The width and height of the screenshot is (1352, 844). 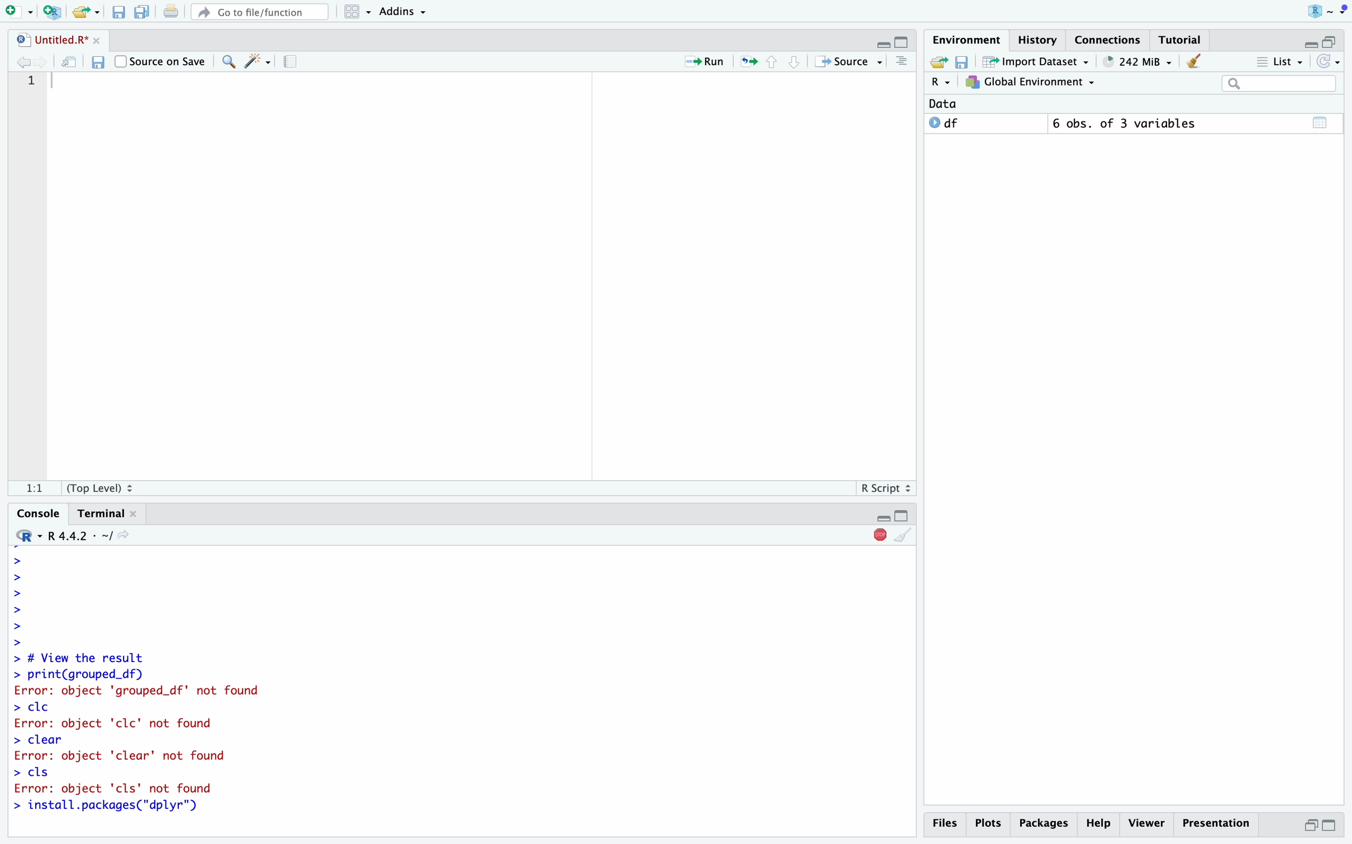 What do you see at coordinates (965, 61) in the screenshot?
I see `Save` at bounding box center [965, 61].